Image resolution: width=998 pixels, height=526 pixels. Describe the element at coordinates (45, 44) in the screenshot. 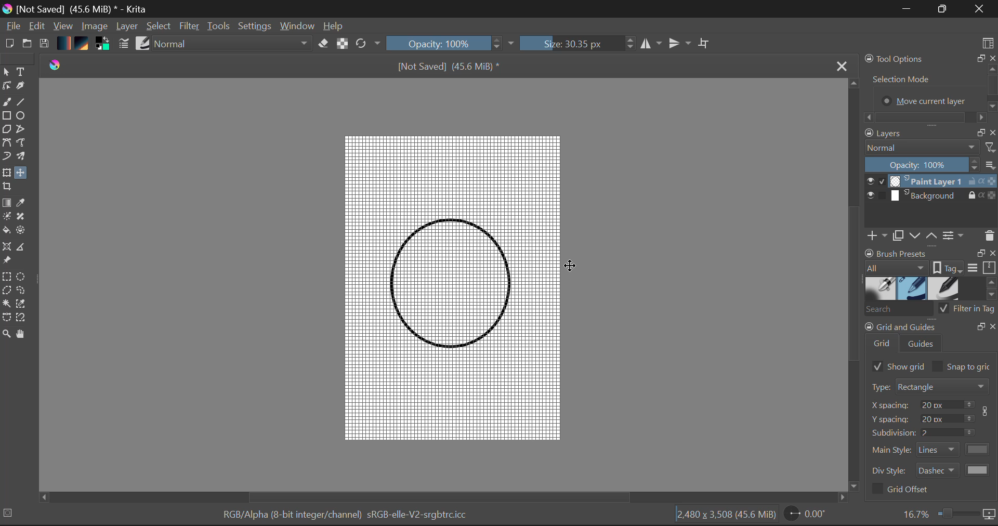

I see `Save` at that location.